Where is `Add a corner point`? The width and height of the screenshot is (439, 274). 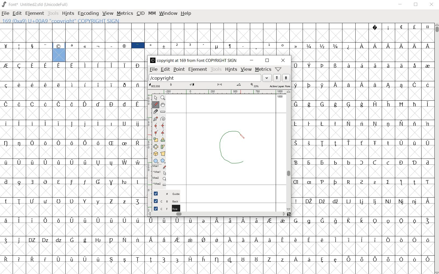
Add a corner point is located at coordinates (163, 133).